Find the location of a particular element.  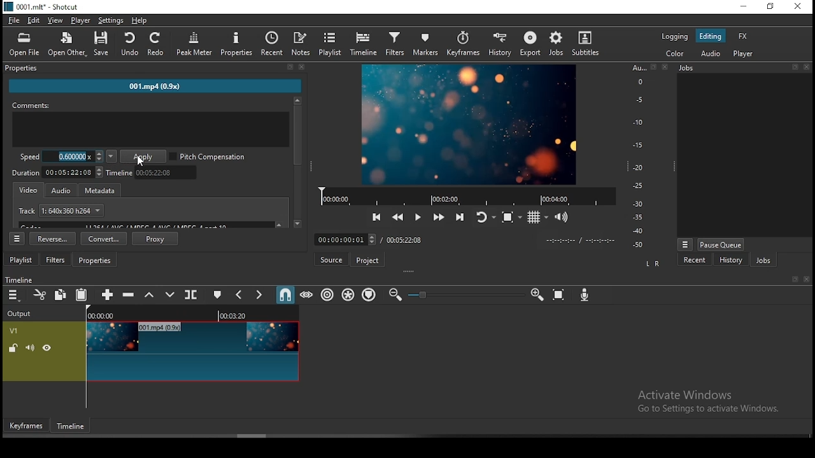

play quickly backward is located at coordinates (399, 216).